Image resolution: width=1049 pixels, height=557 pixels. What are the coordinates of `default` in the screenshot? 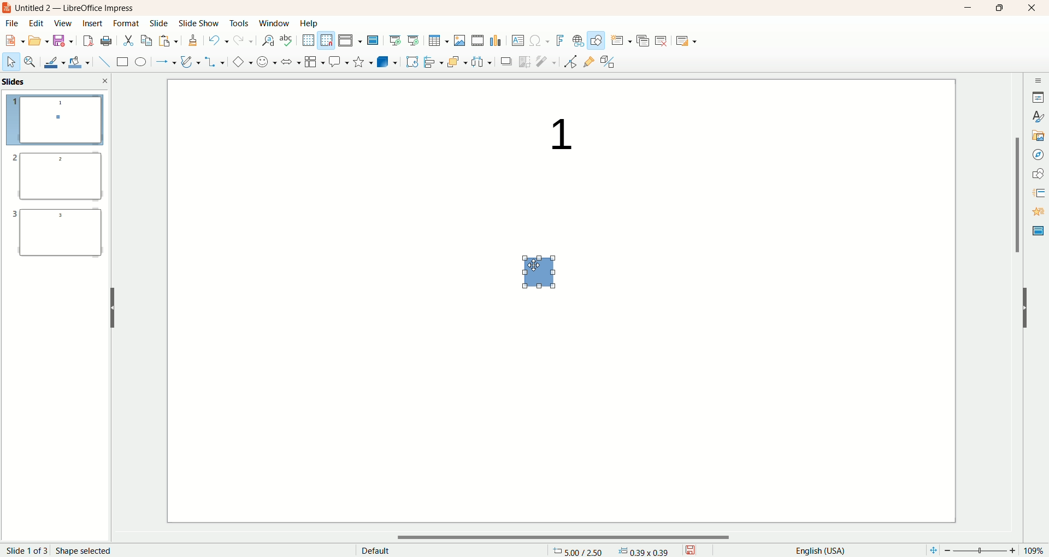 It's located at (374, 549).